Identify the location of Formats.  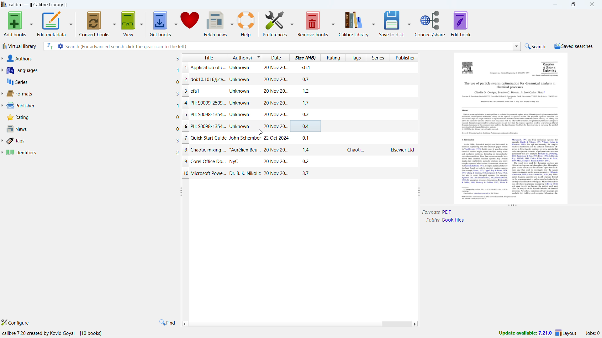
(431, 212).